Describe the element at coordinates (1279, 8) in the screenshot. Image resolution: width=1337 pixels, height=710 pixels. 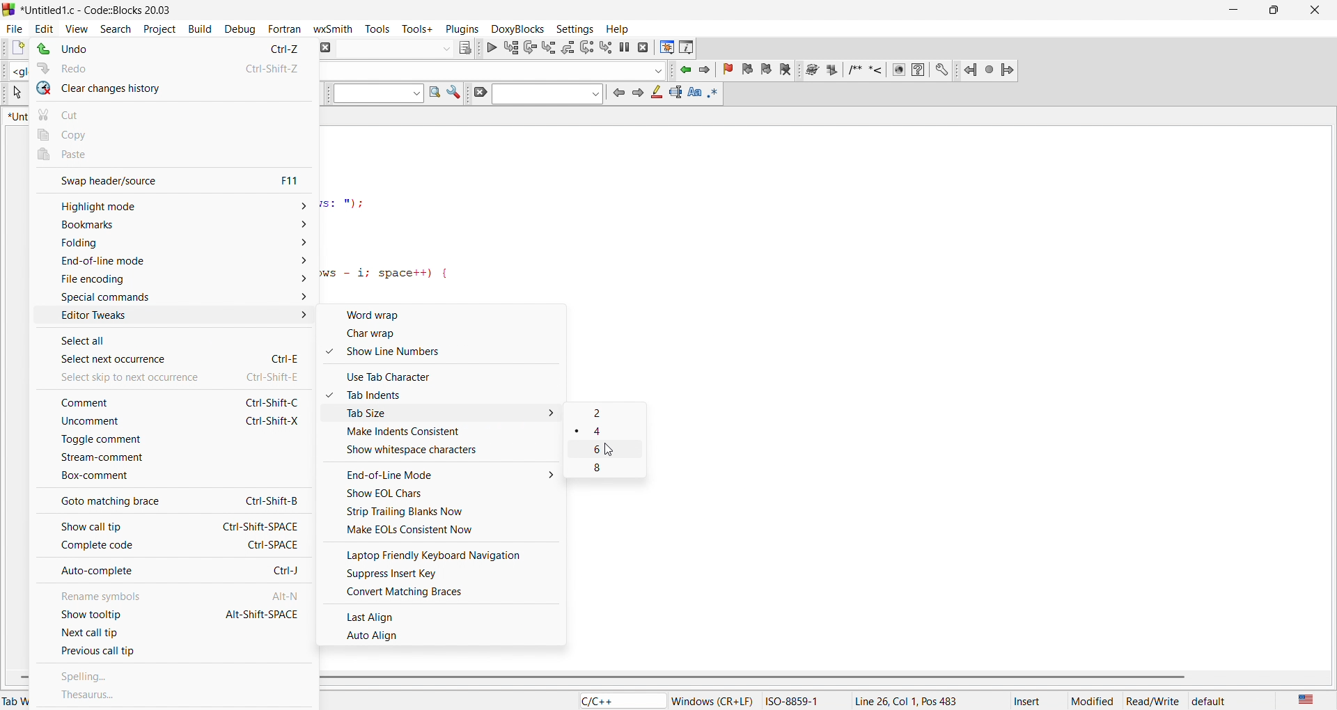
I see `maximize/resize` at that location.